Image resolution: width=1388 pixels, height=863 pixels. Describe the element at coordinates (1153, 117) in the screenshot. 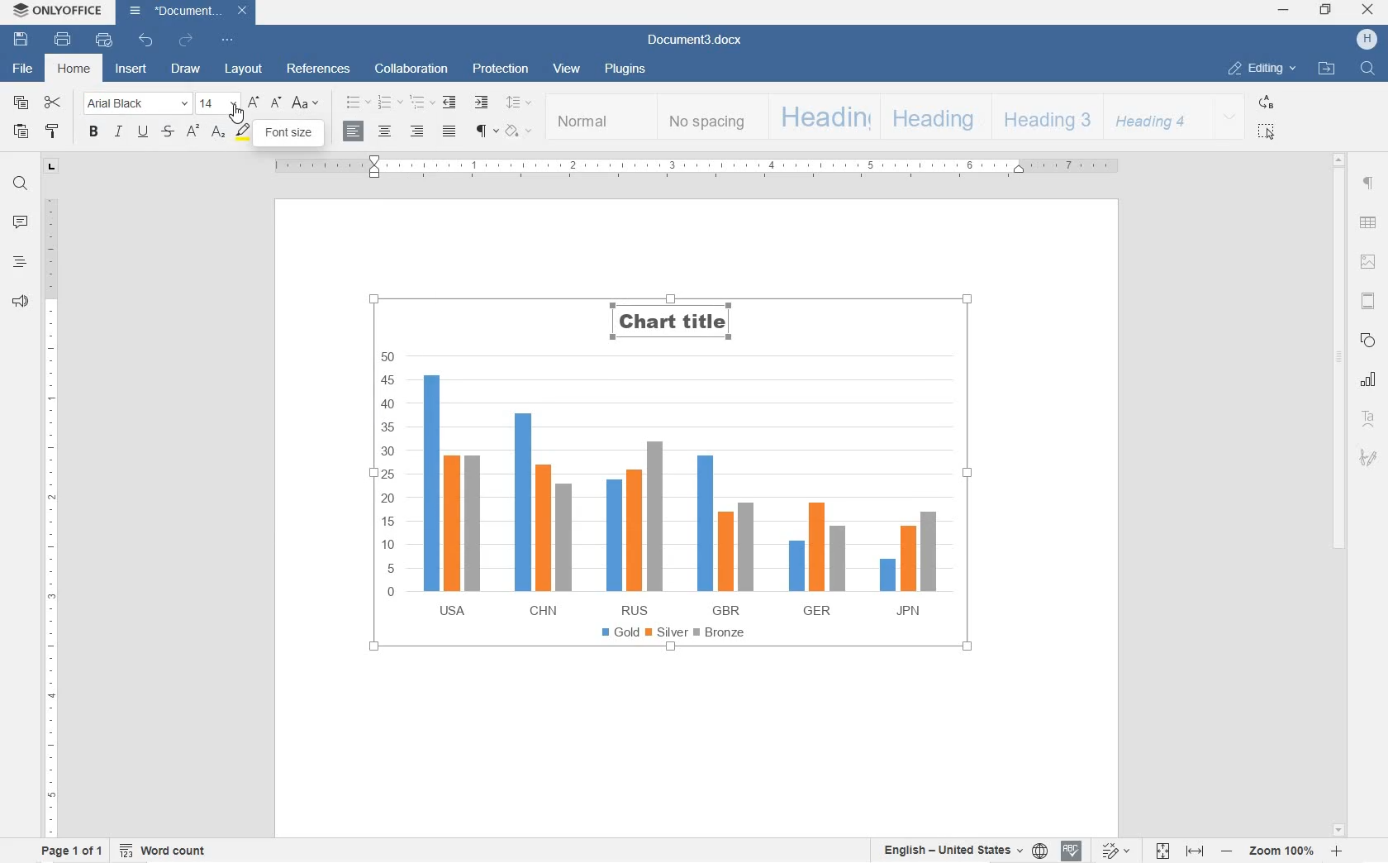

I see `HEADING 4` at that location.